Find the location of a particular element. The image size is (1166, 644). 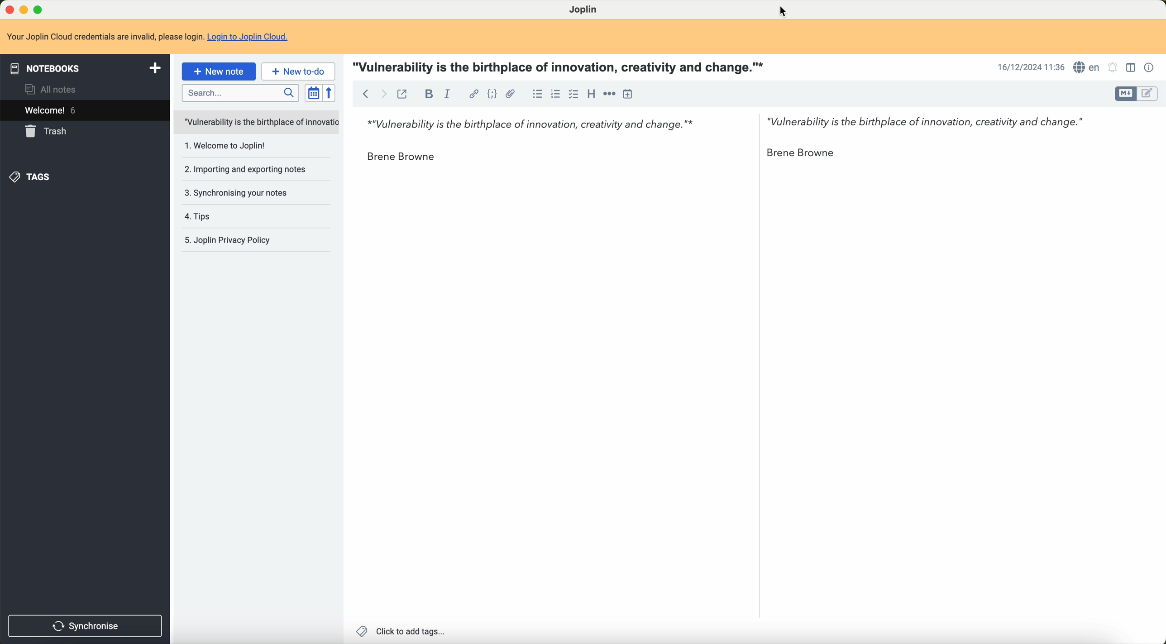

welcome is located at coordinates (84, 110).